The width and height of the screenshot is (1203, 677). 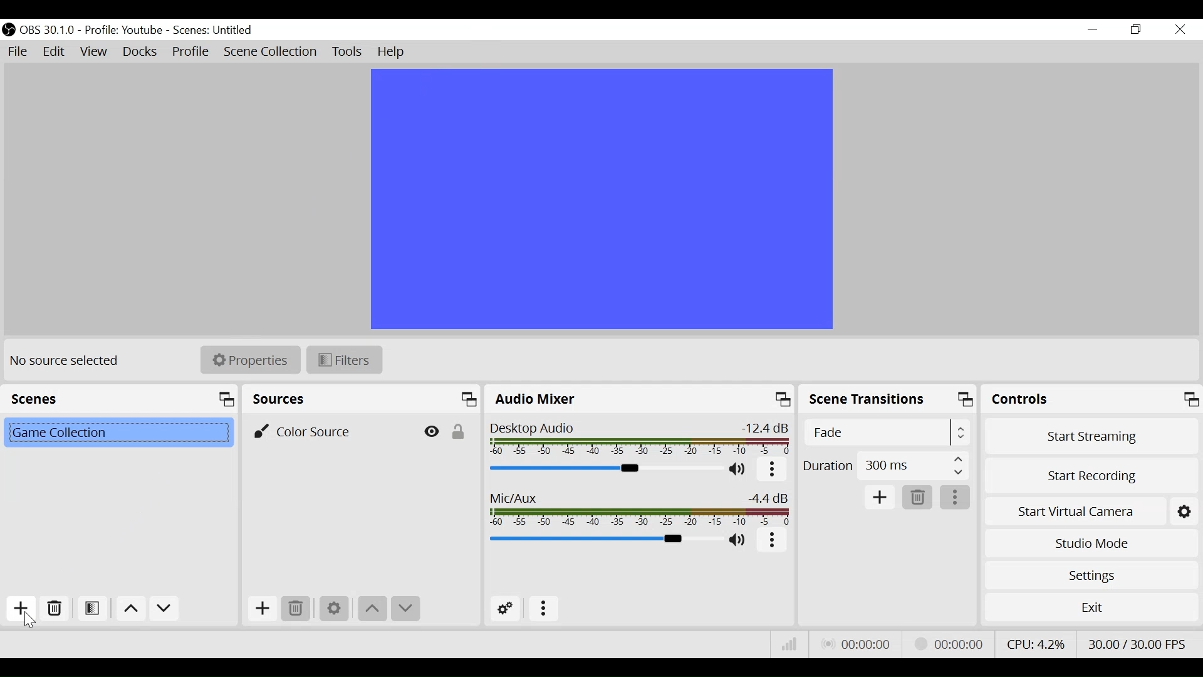 I want to click on No source selected, so click(x=68, y=360).